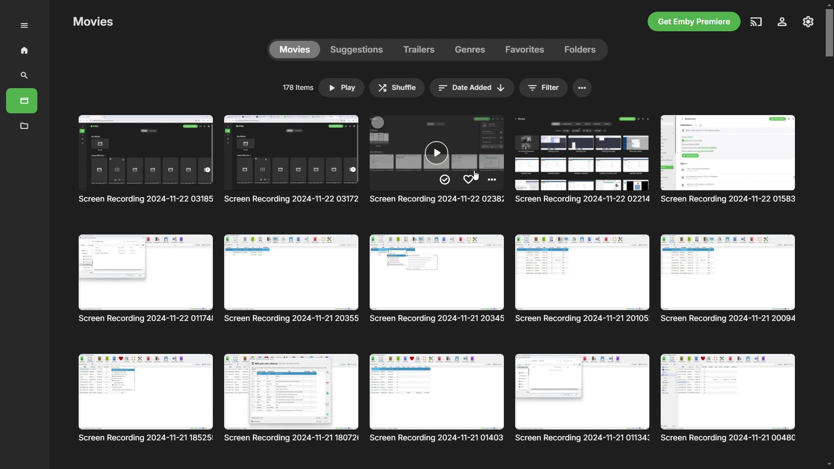  What do you see at coordinates (25, 126) in the screenshot?
I see `metadata manager` at bounding box center [25, 126].